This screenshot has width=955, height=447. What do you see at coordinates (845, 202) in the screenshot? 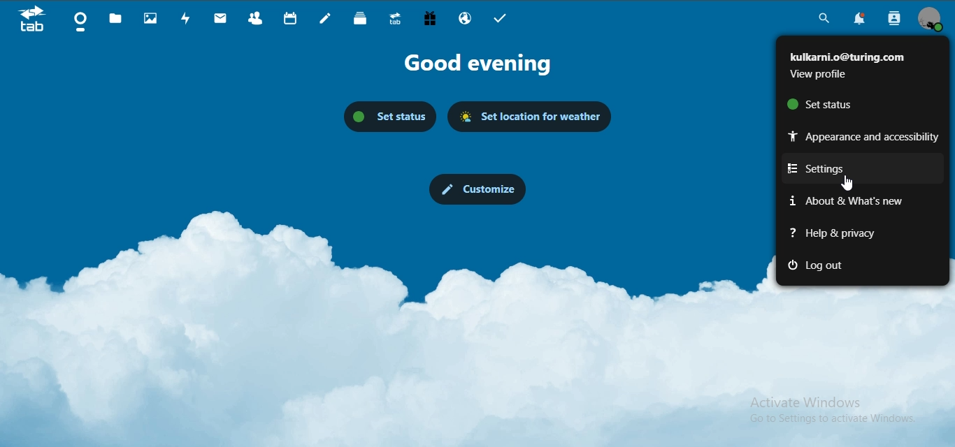
I see `about & what's new` at bounding box center [845, 202].